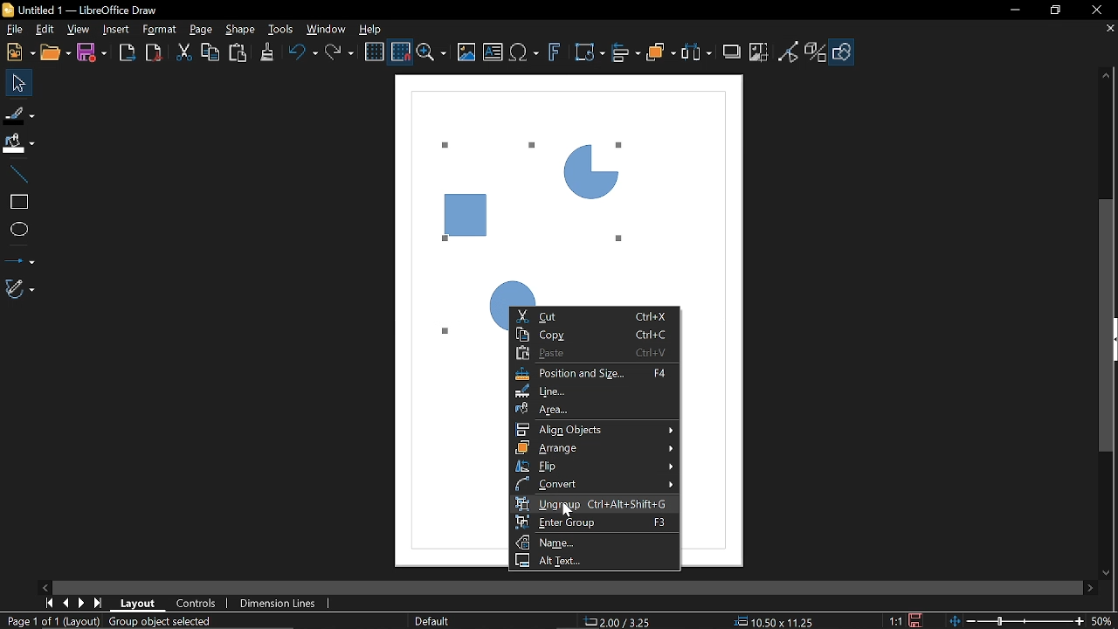 This screenshot has height=629, width=1118. I want to click on cursor, so click(566, 511).